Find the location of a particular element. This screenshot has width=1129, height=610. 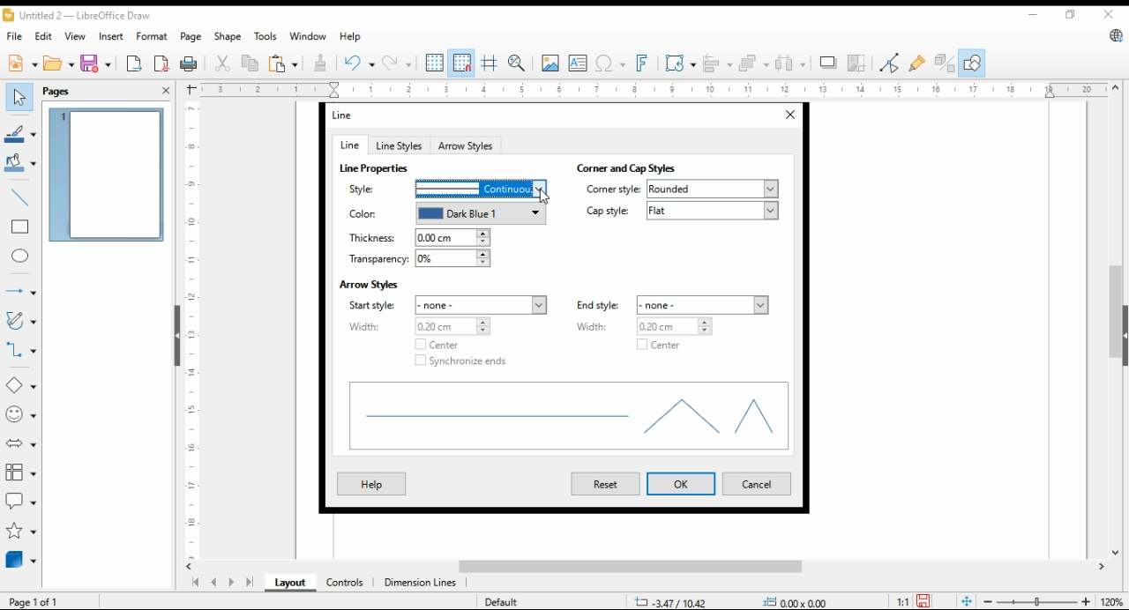

scroll bar is located at coordinates (1115, 320).